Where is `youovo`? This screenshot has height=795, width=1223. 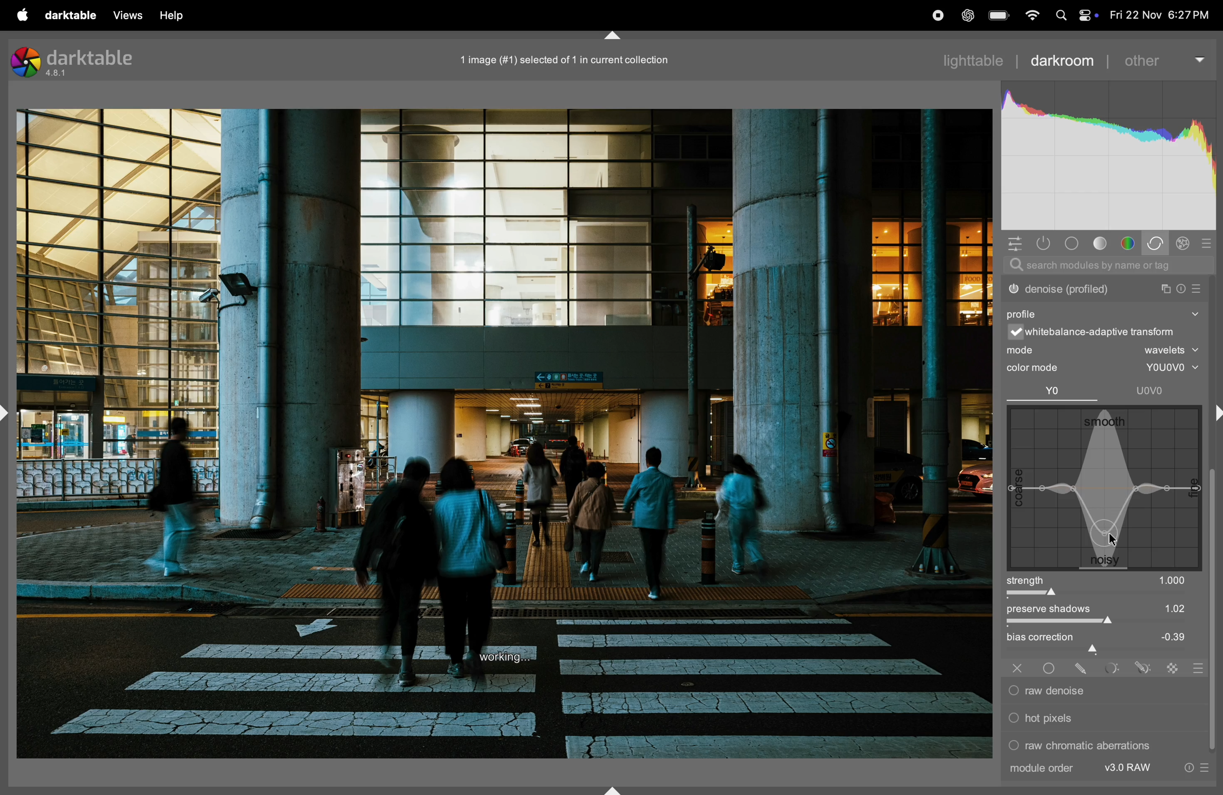 youovo is located at coordinates (1166, 368).